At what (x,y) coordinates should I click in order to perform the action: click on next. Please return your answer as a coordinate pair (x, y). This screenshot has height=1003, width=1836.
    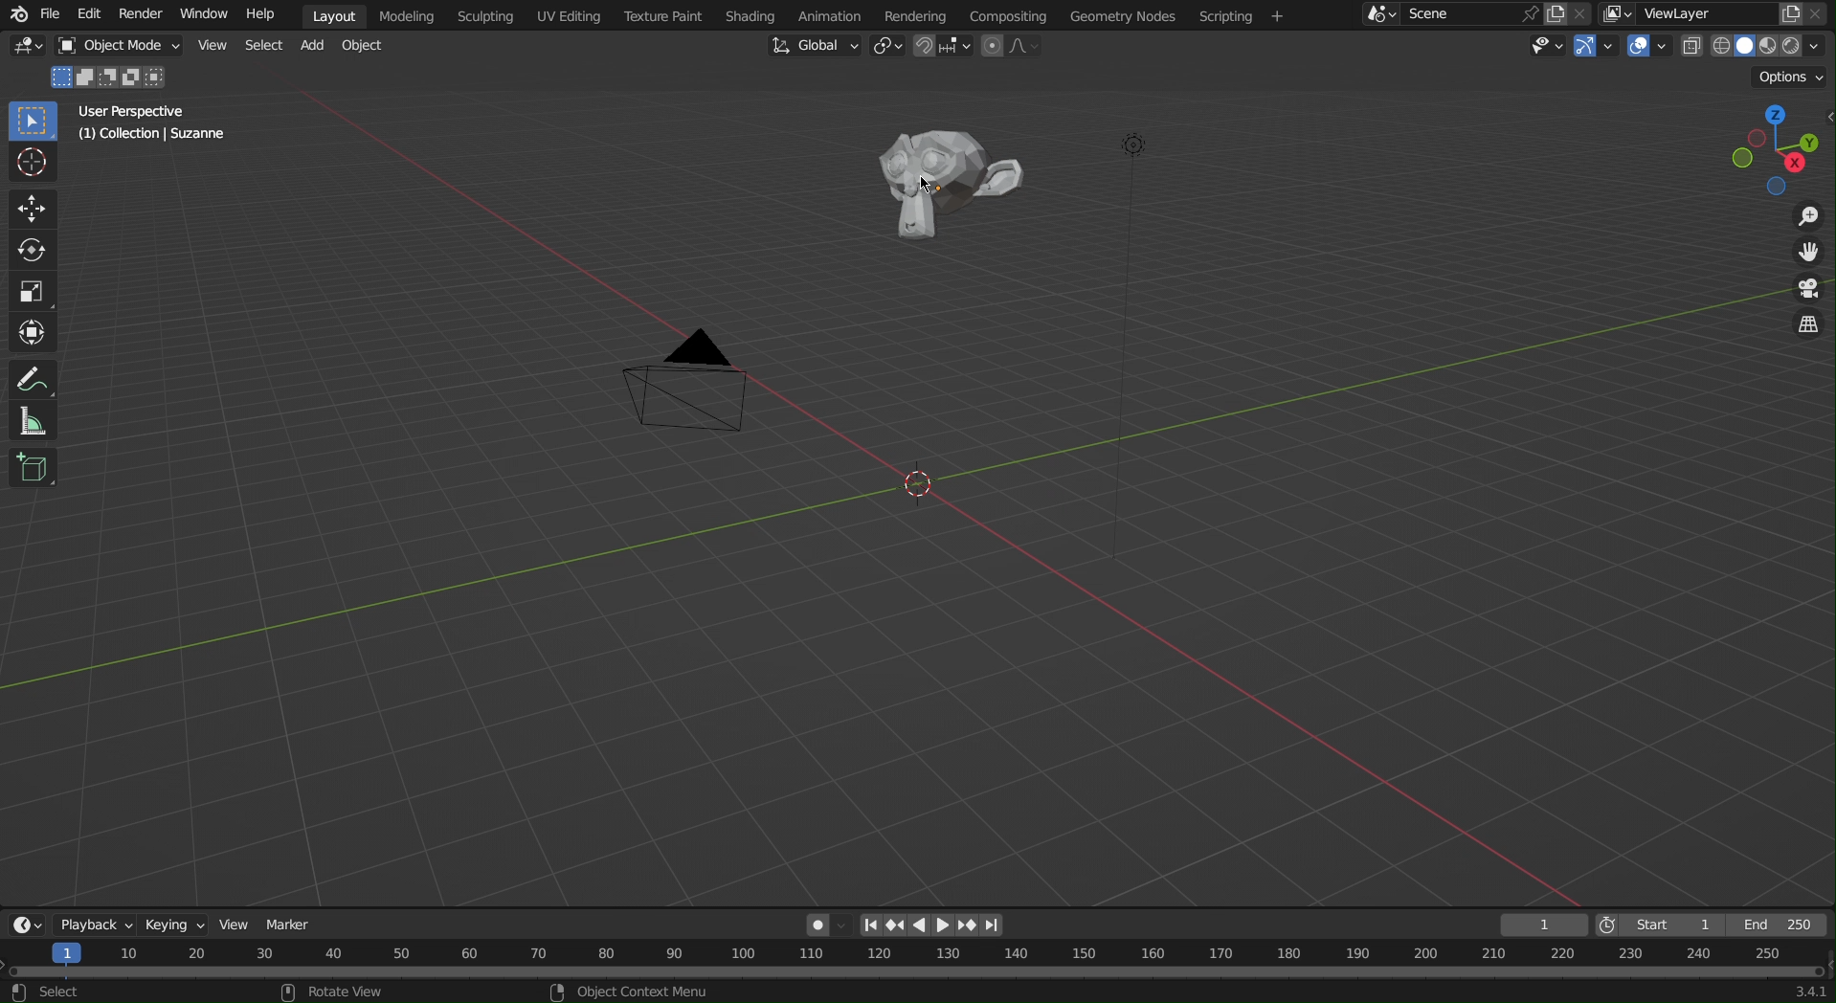
    Looking at the image, I should click on (972, 925).